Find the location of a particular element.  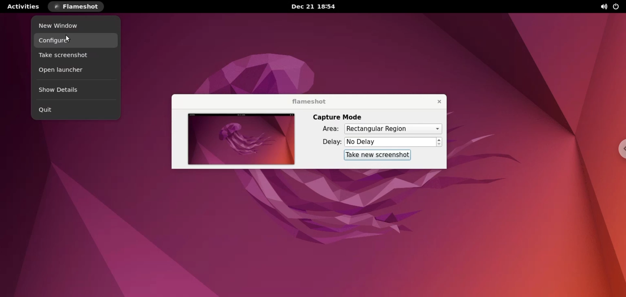

increment or decrement delay  is located at coordinates (440, 142).